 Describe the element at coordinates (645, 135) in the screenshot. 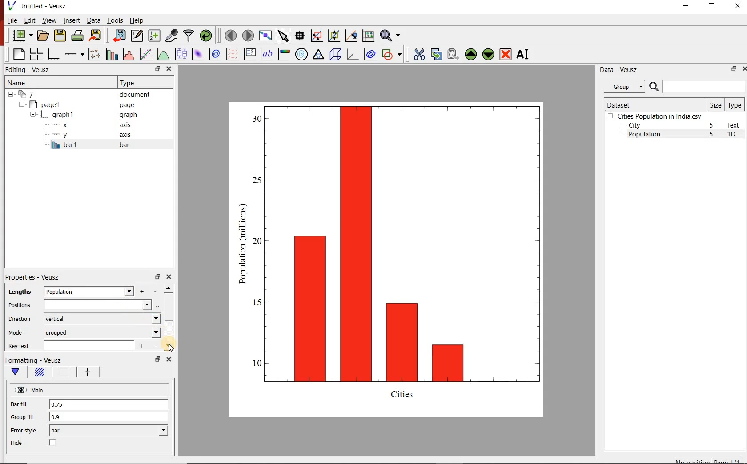

I see `Population` at that location.